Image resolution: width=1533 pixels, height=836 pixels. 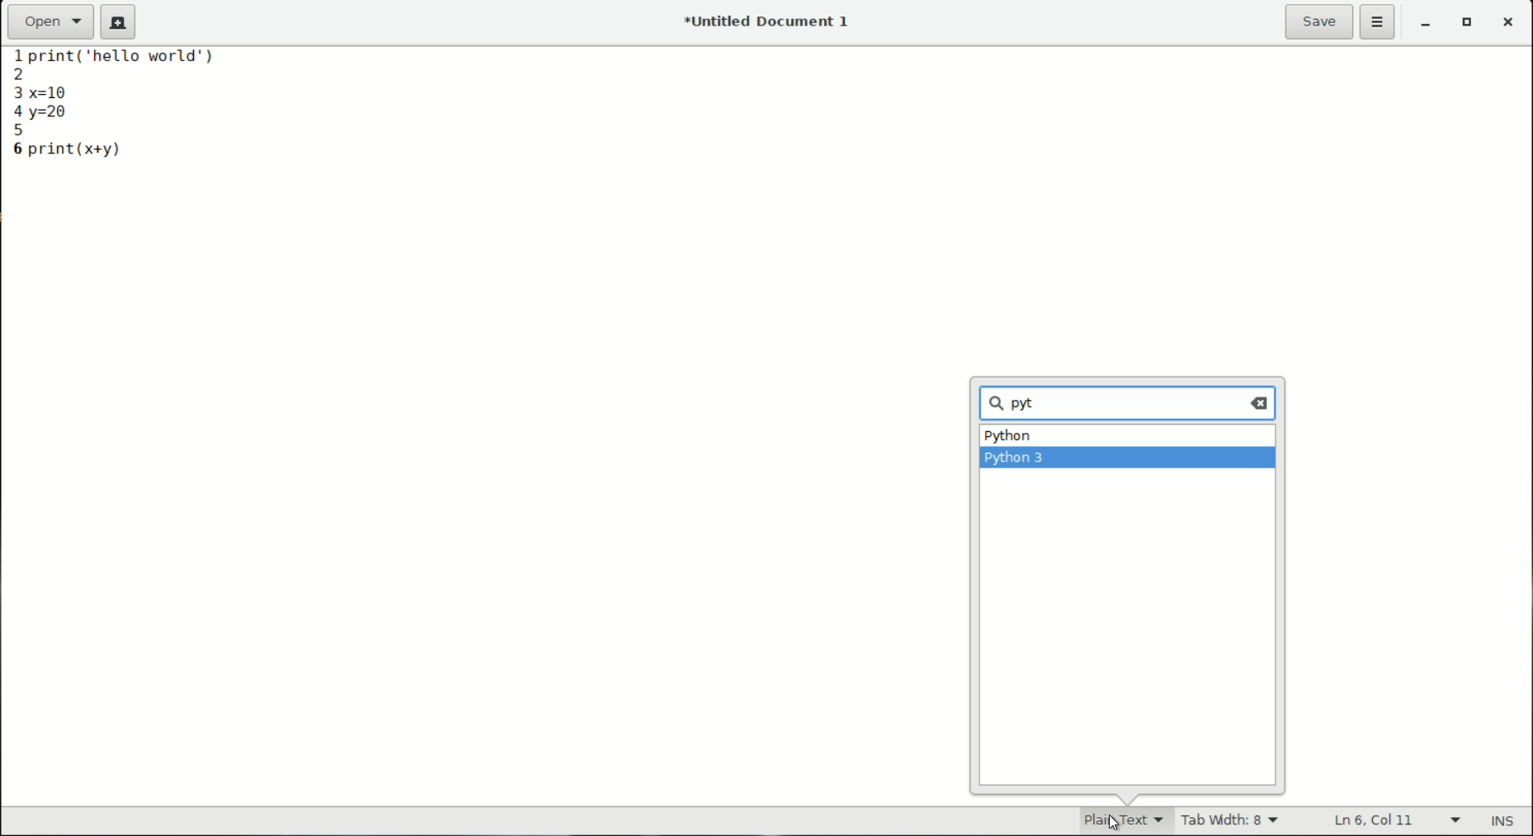 What do you see at coordinates (134, 62) in the screenshot?
I see `text` at bounding box center [134, 62].